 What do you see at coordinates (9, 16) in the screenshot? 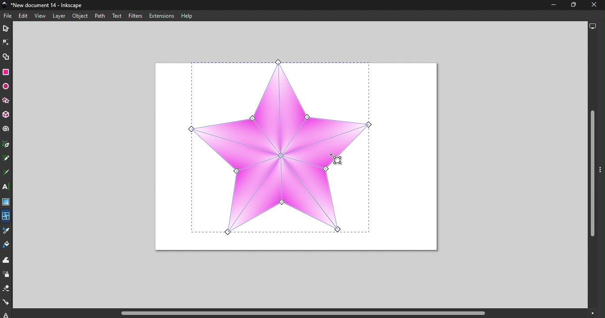
I see `File` at bounding box center [9, 16].